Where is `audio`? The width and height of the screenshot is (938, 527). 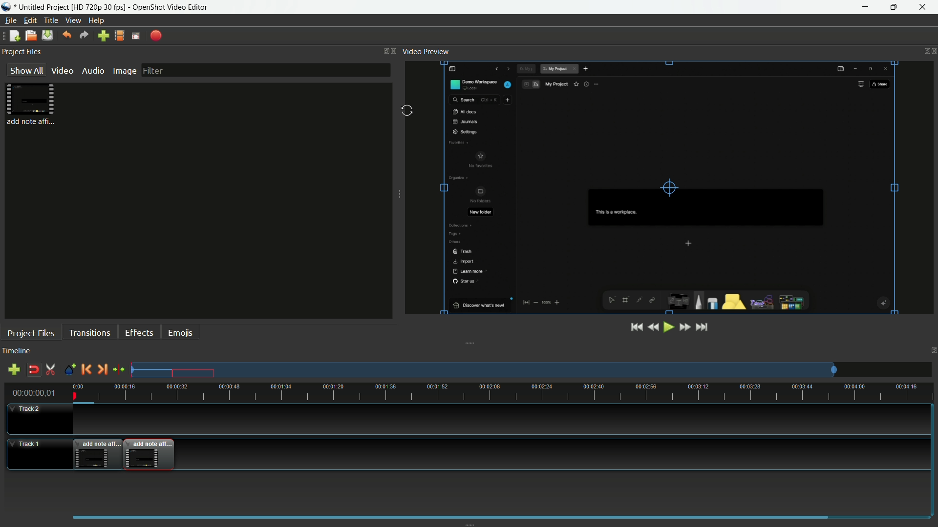 audio is located at coordinates (92, 71).